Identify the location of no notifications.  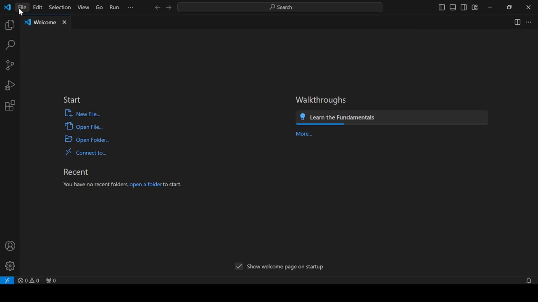
(528, 281).